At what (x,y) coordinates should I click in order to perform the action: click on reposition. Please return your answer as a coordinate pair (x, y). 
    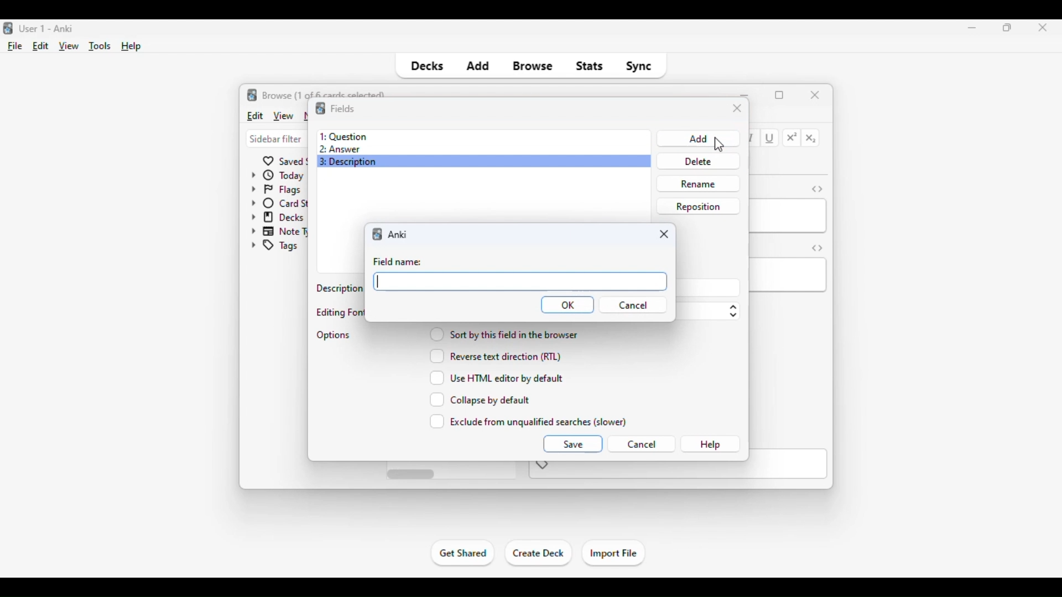
    Looking at the image, I should click on (698, 206).